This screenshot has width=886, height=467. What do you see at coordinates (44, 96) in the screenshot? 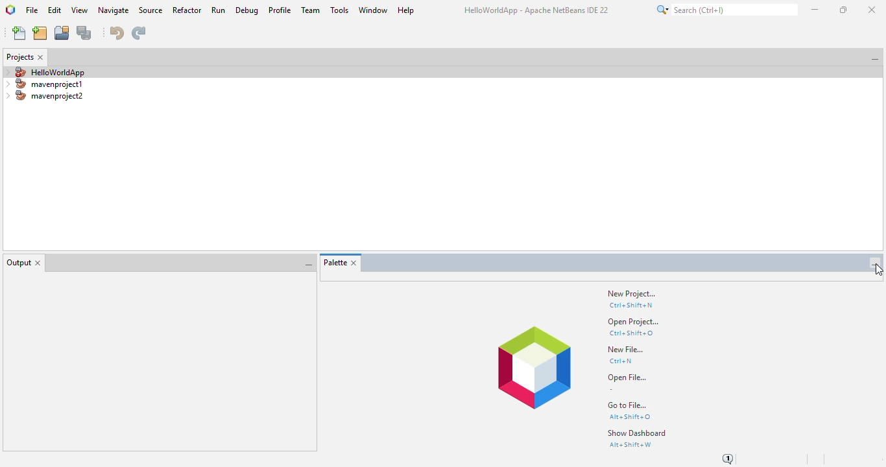
I see `mavenproject2` at bounding box center [44, 96].